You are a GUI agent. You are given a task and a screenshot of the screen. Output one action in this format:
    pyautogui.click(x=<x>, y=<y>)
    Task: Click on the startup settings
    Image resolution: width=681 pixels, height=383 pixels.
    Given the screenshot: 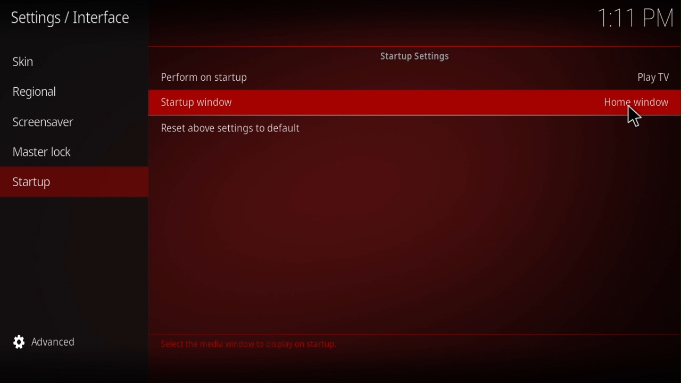 What is the action you would take?
    pyautogui.click(x=419, y=56)
    